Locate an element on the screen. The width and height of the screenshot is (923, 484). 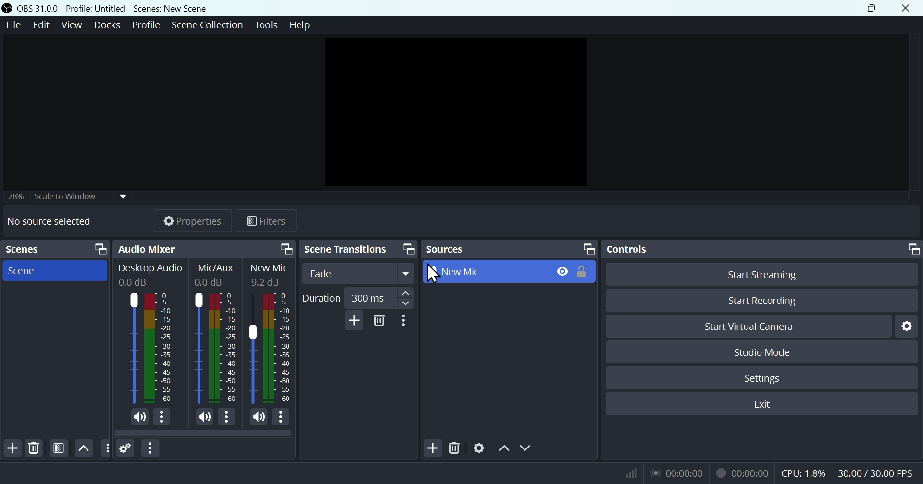
0.0dB is located at coordinates (137, 282).